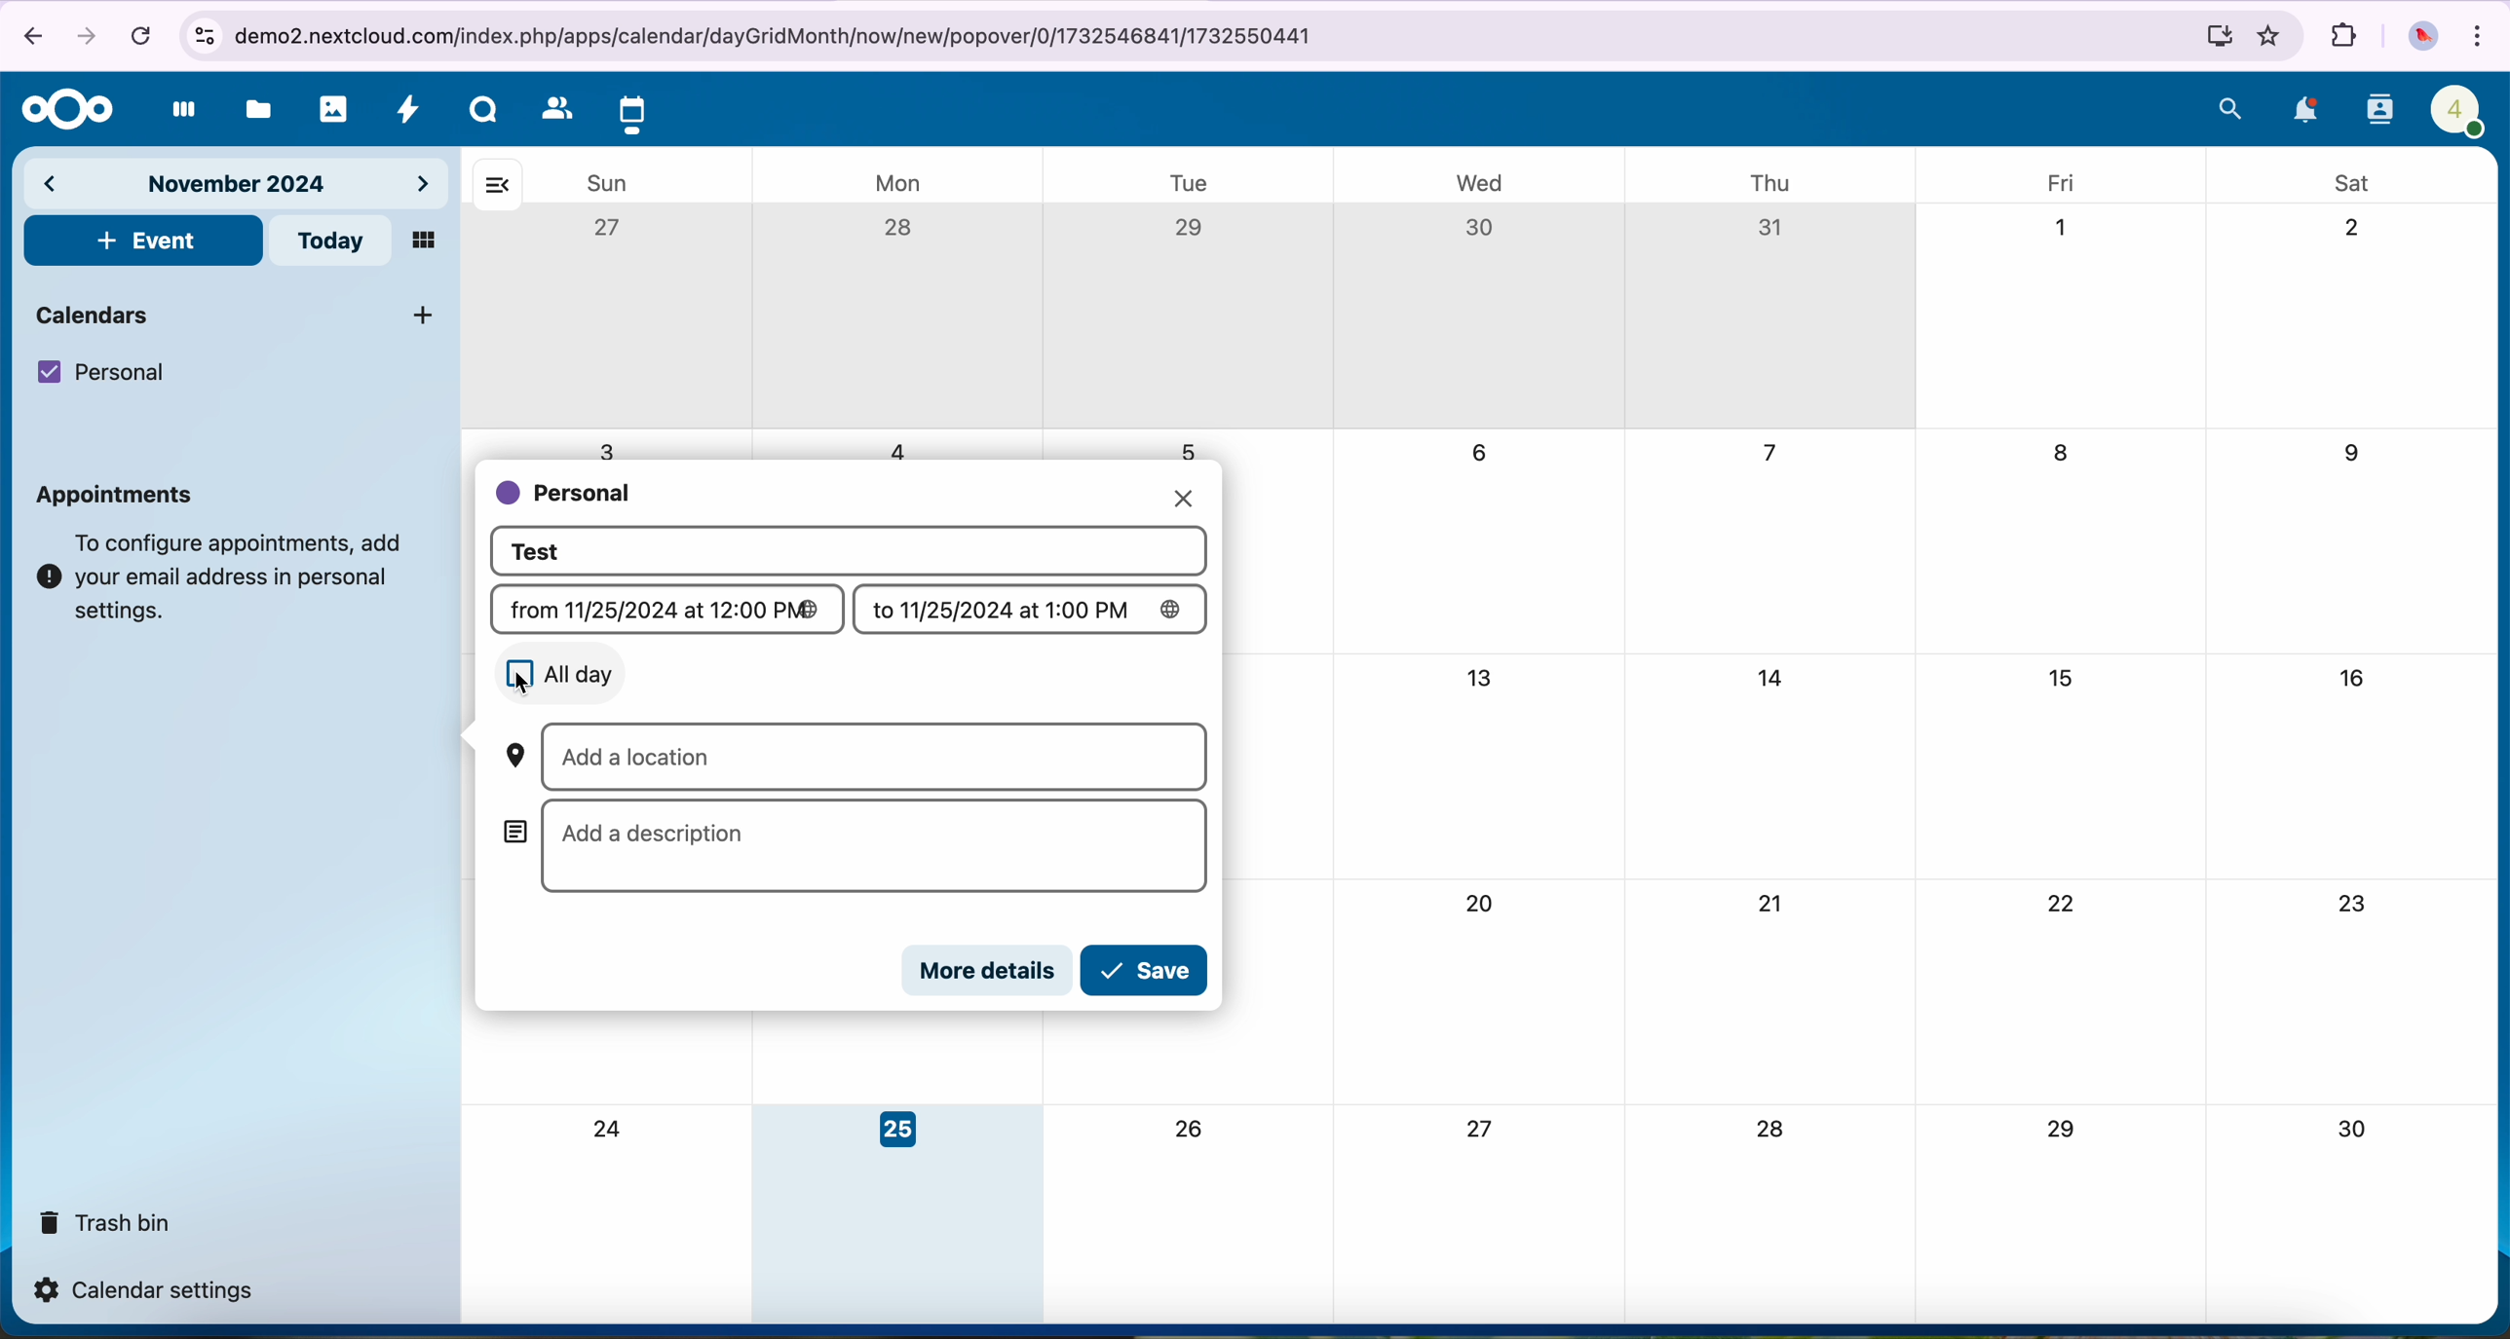  What do you see at coordinates (1145, 971) in the screenshot?
I see `click on save button` at bounding box center [1145, 971].